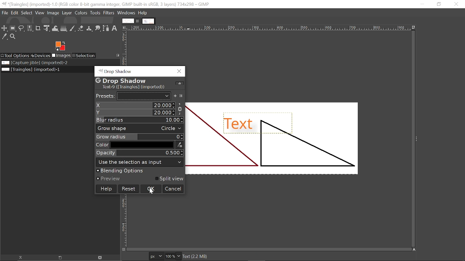 This screenshot has width=465, height=261. Describe the element at coordinates (269, 28) in the screenshot. I see `Horizonta label` at that location.